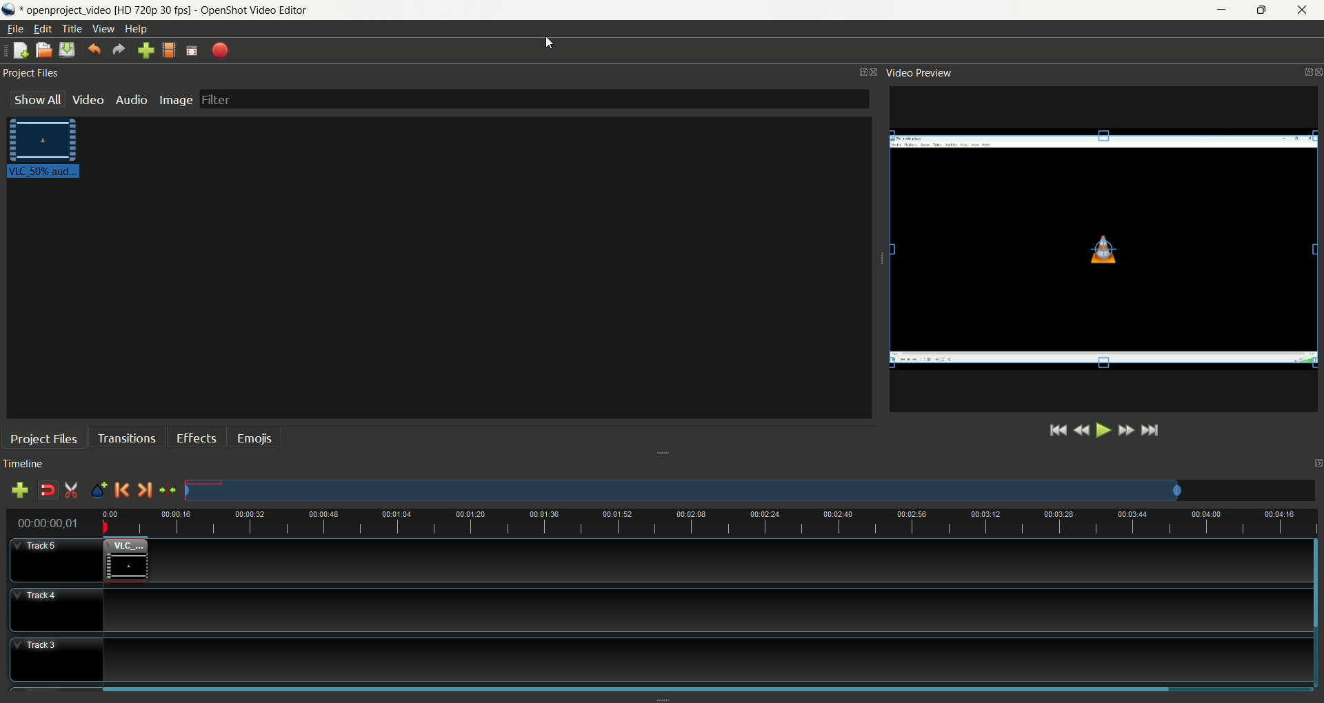 Image resolution: width=1324 pixels, height=703 pixels. I want to click on zoom factor, so click(709, 522).